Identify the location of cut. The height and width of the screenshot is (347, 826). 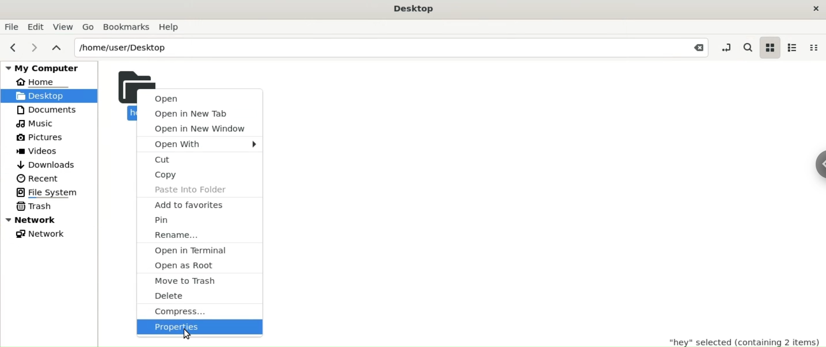
(198, 159).